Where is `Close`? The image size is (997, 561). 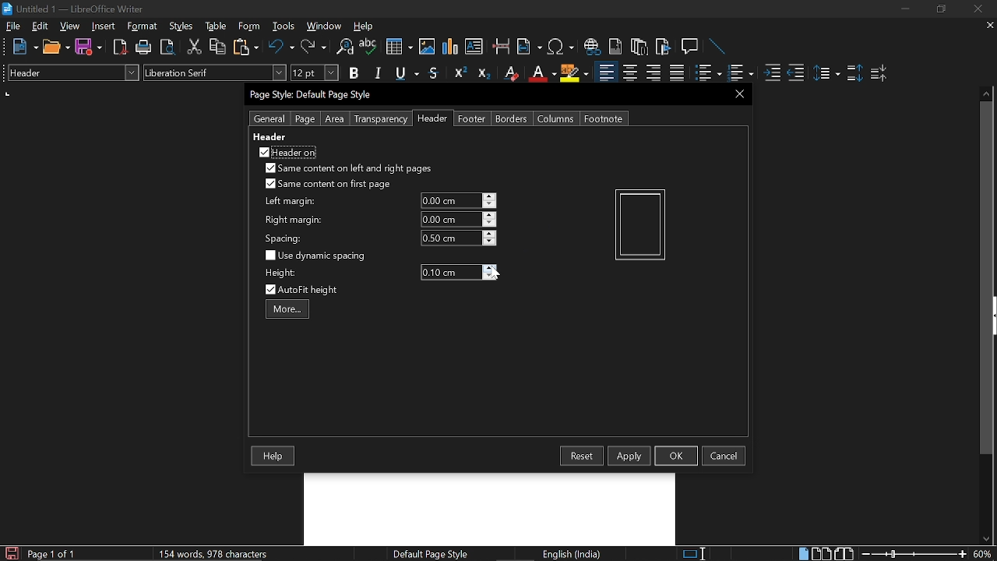
Close is located at coordinates (977, 9).